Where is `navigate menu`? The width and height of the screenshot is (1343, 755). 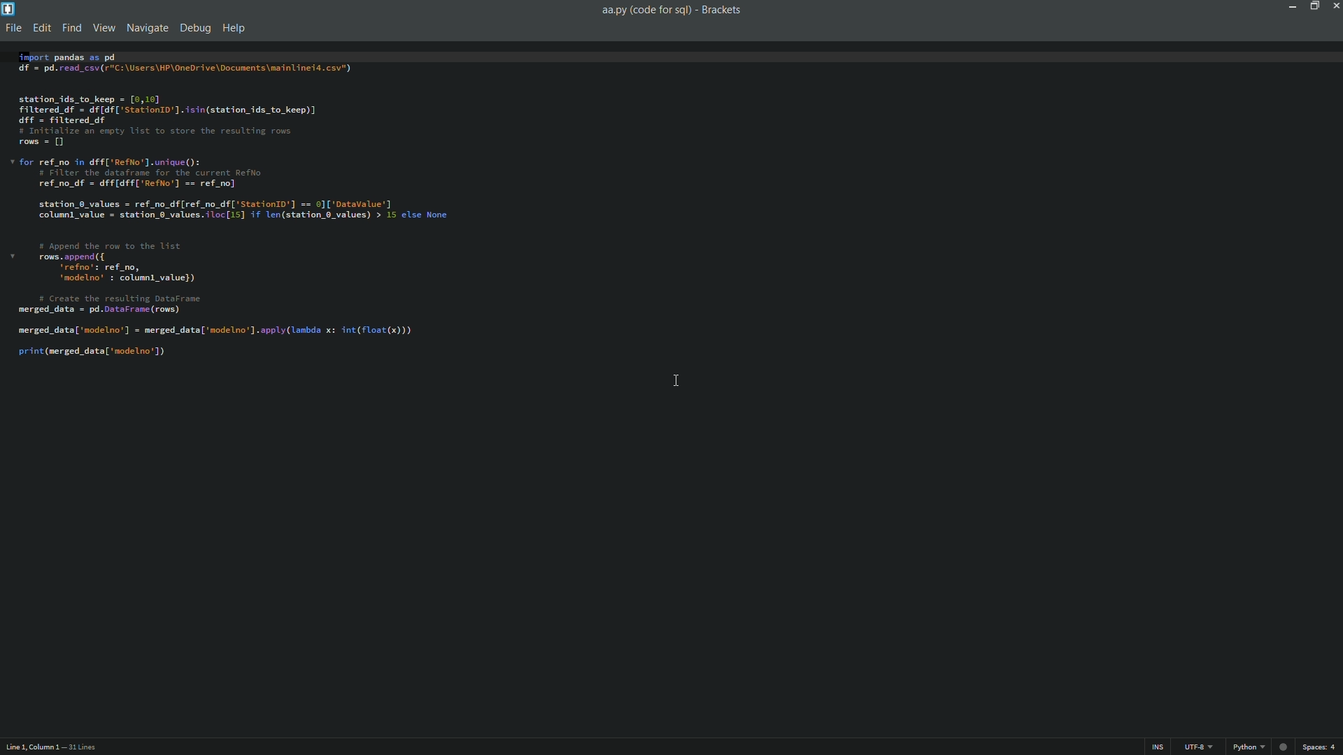 navigate menu is located at coordinates (145, 28).